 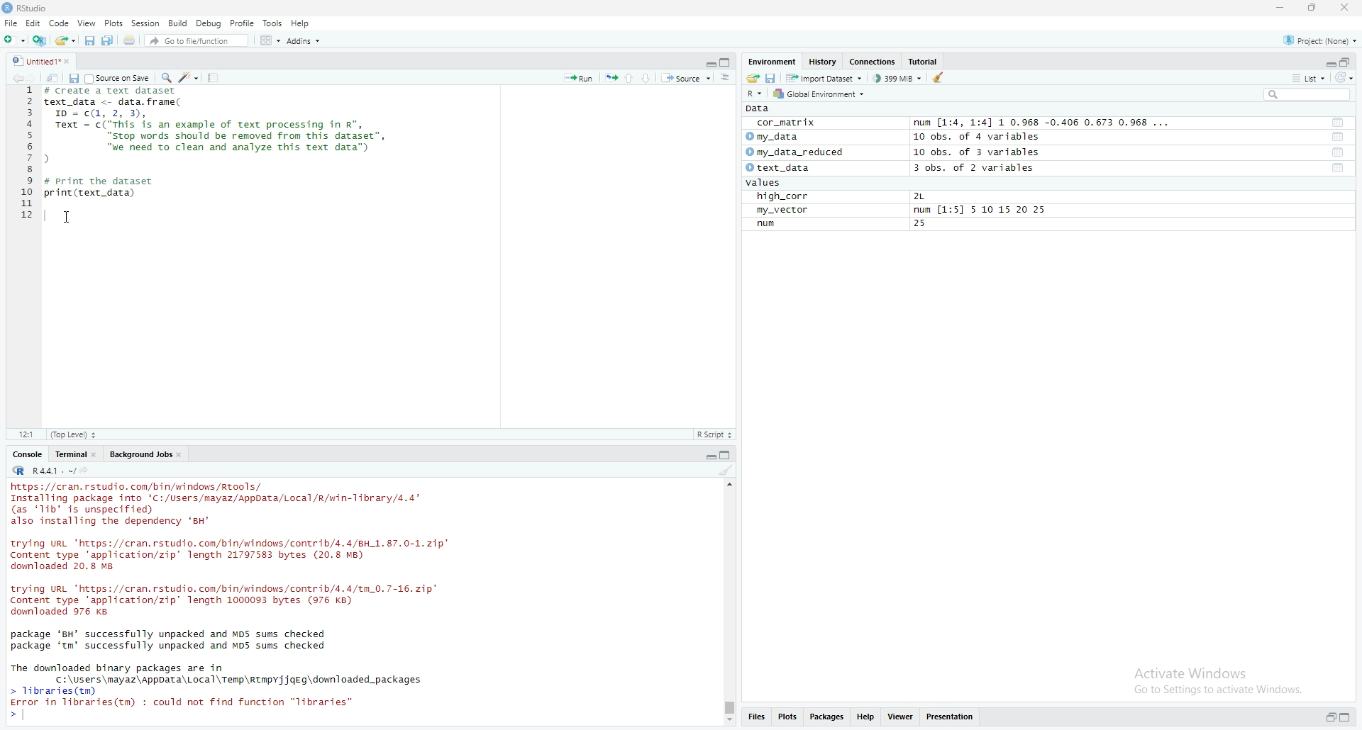 I want to click on go to next section, so click(x=649, y=77).